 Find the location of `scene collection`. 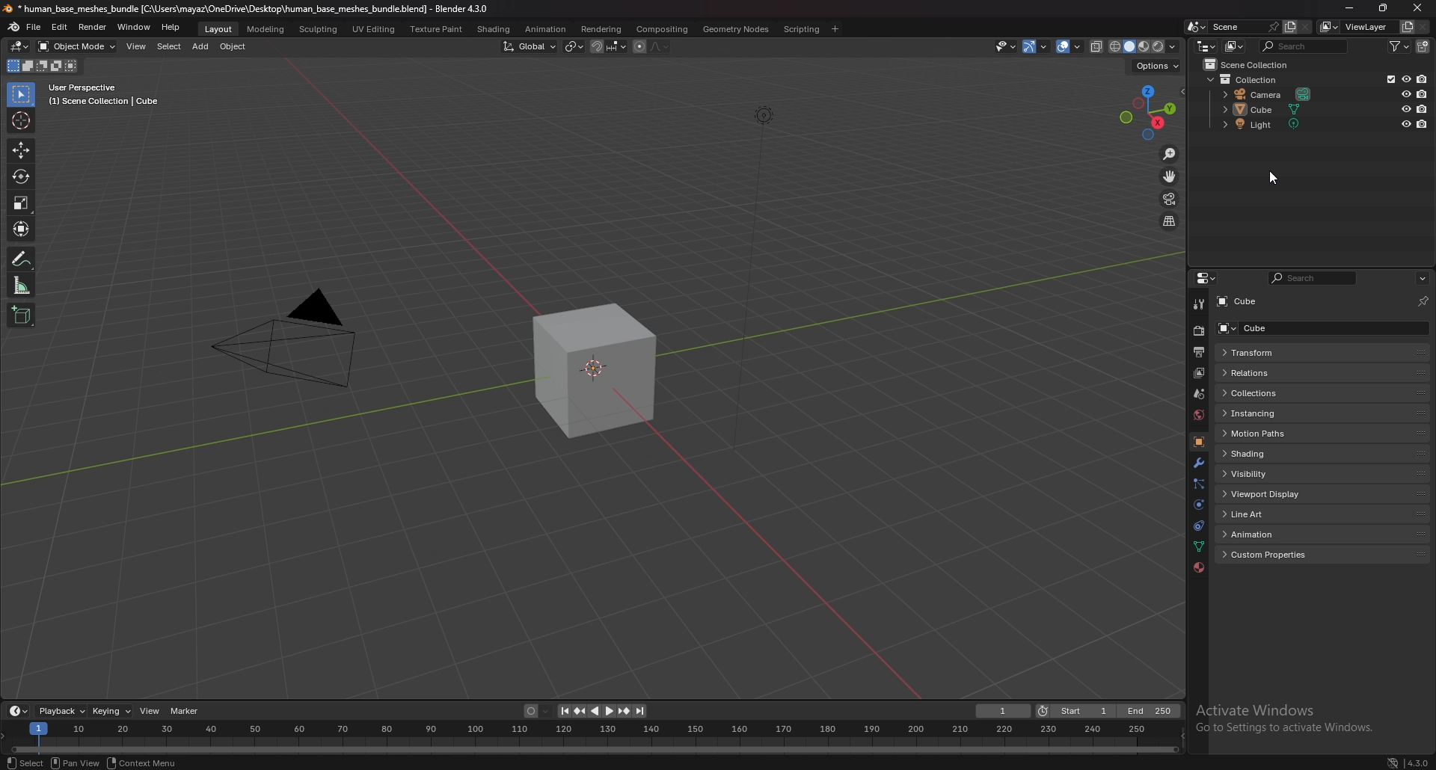

scene collection is located at coordinates (1252, 64).